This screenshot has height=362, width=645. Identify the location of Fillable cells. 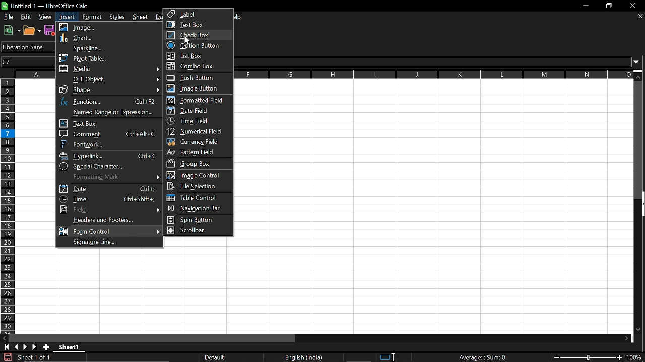
(200, 243).